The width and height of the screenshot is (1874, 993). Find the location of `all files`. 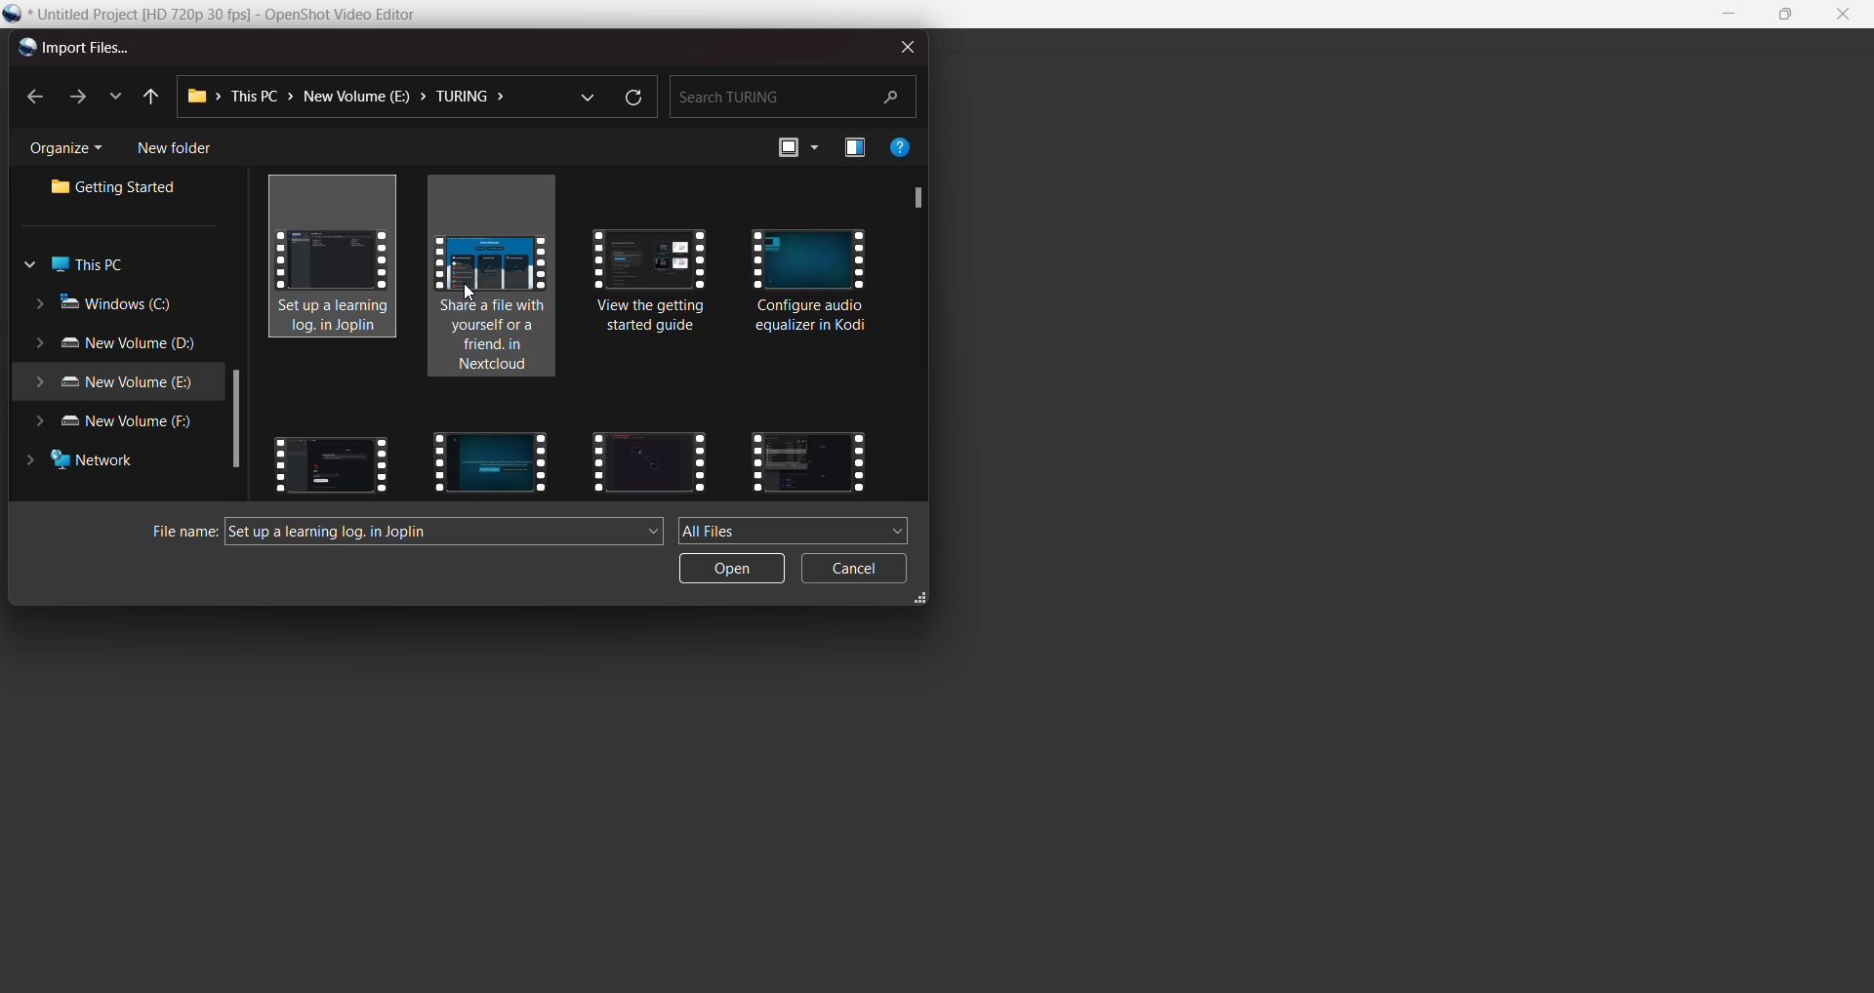

all files is located at coordinates (794, 530).